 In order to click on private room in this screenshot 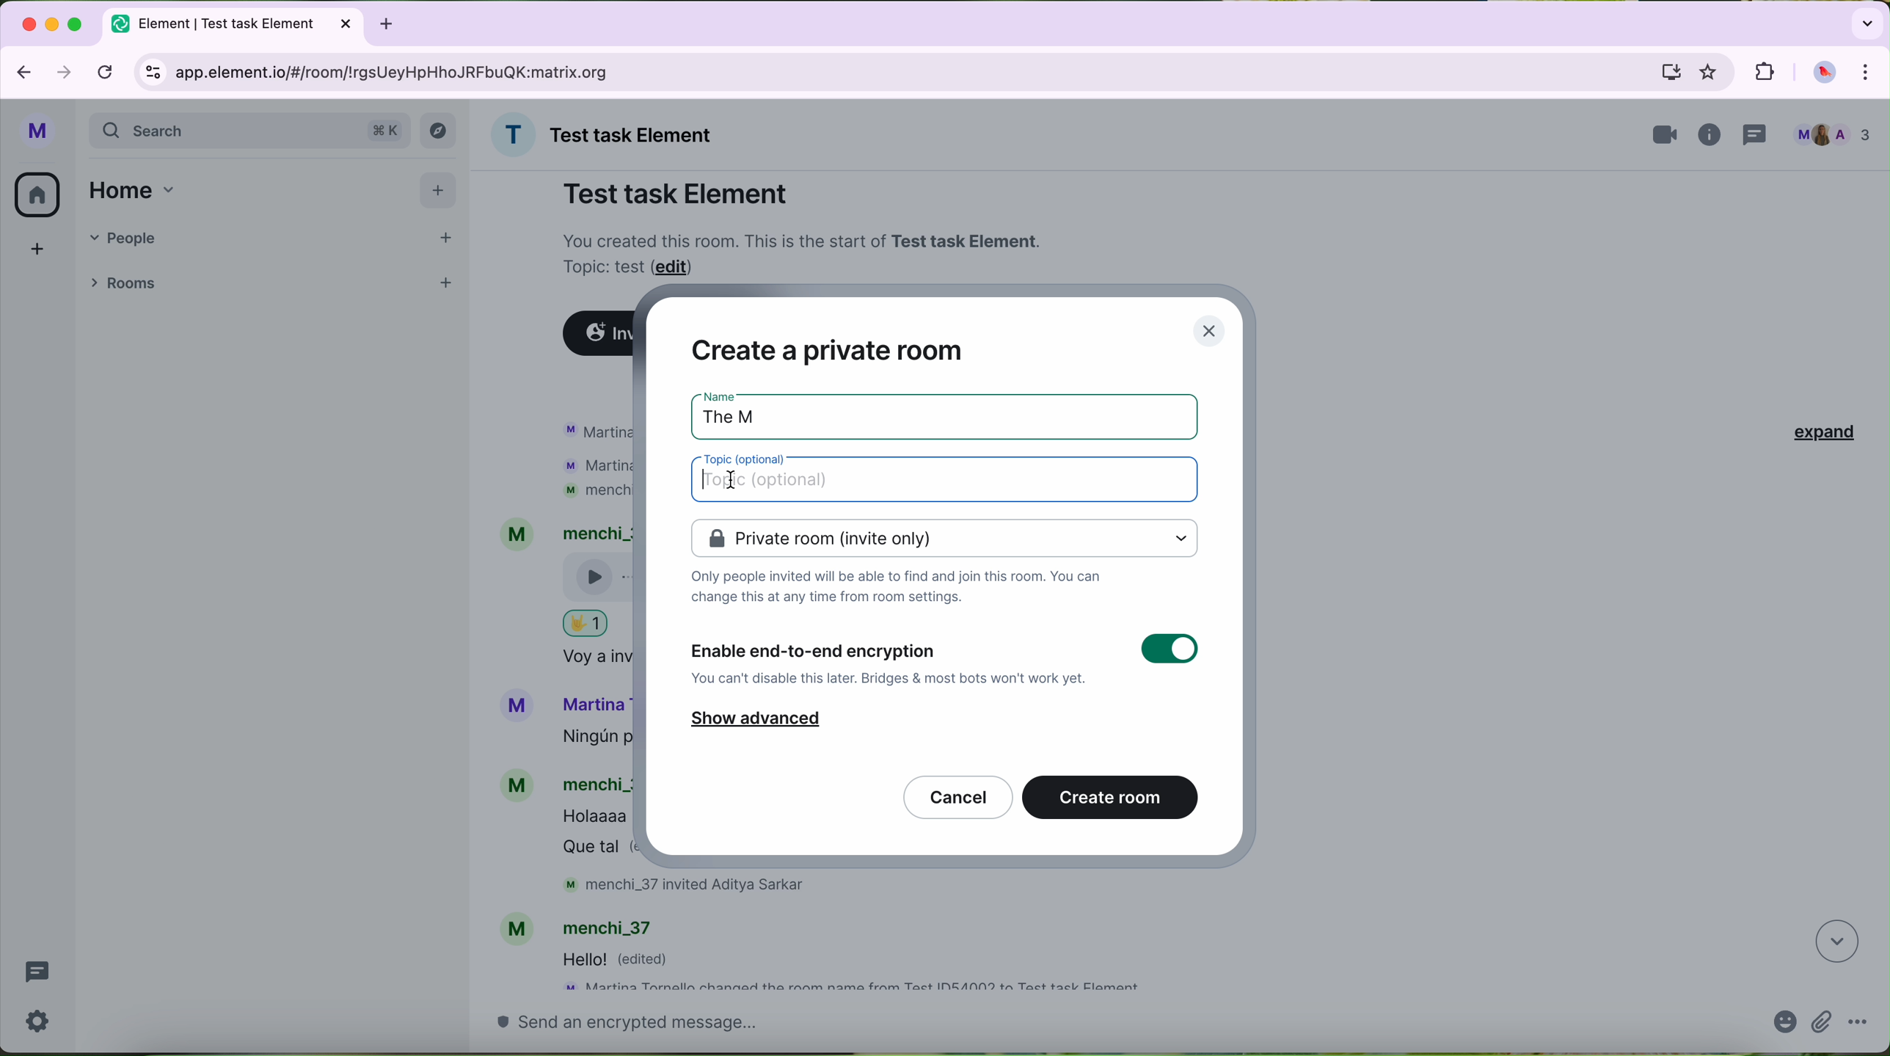, I will do `click(944, 538)`.